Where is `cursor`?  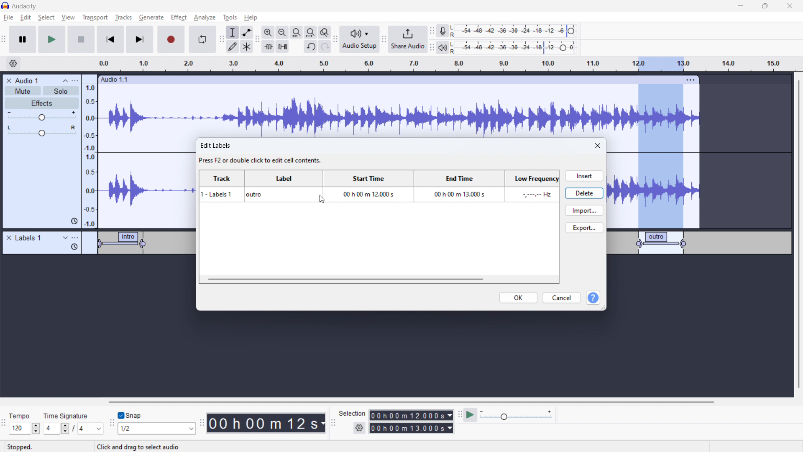
cursor is located at coordinates (322, 200).